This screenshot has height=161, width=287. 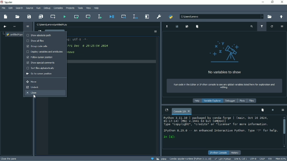 I want to click on Remove all variables, so click(x=197, y=26).